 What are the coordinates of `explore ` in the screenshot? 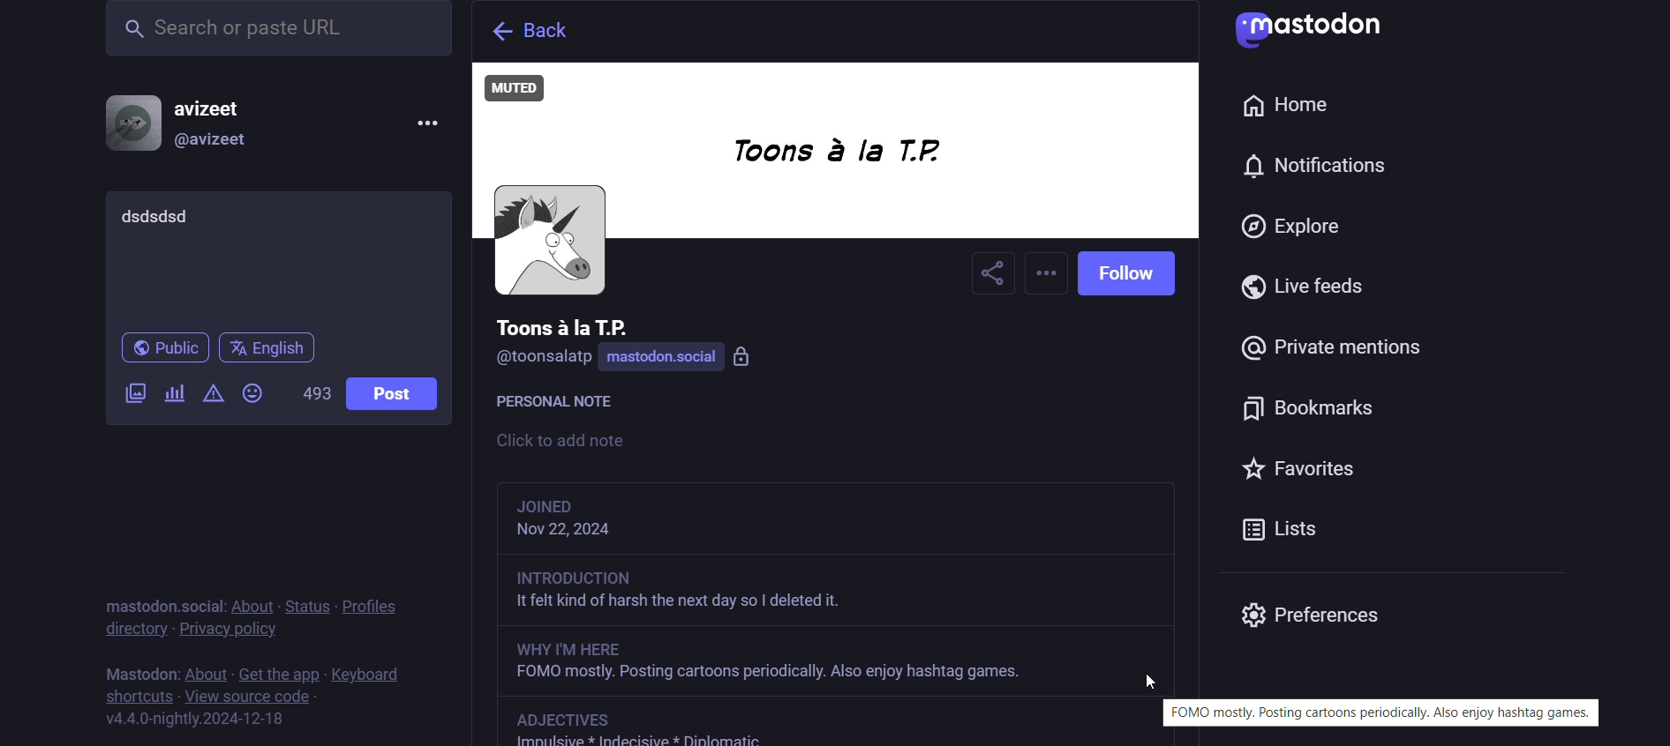 It's located at (1297, 231).